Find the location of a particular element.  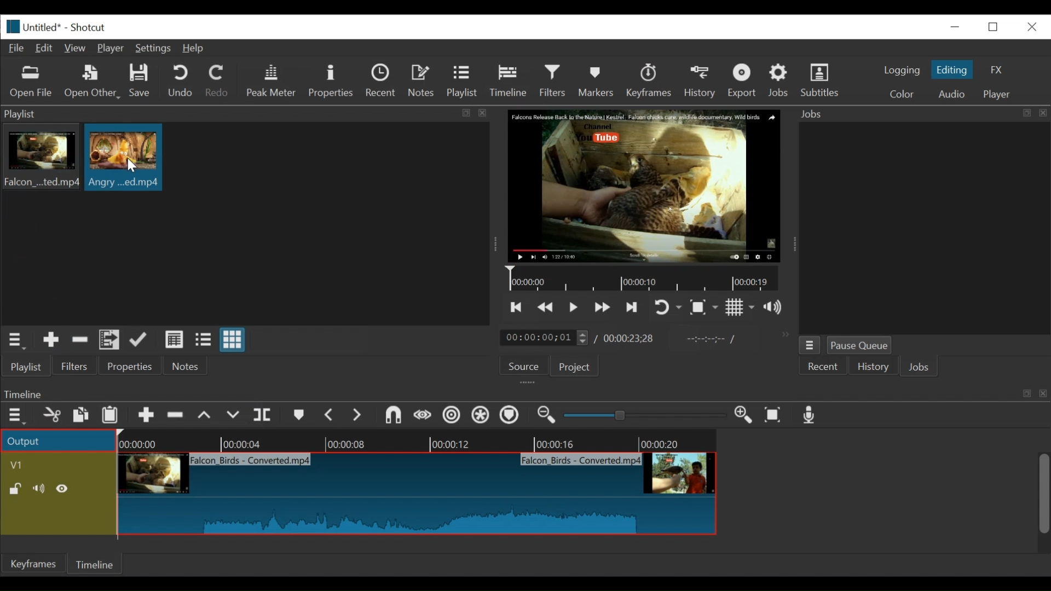

logging is located at coordinates (901, 70).